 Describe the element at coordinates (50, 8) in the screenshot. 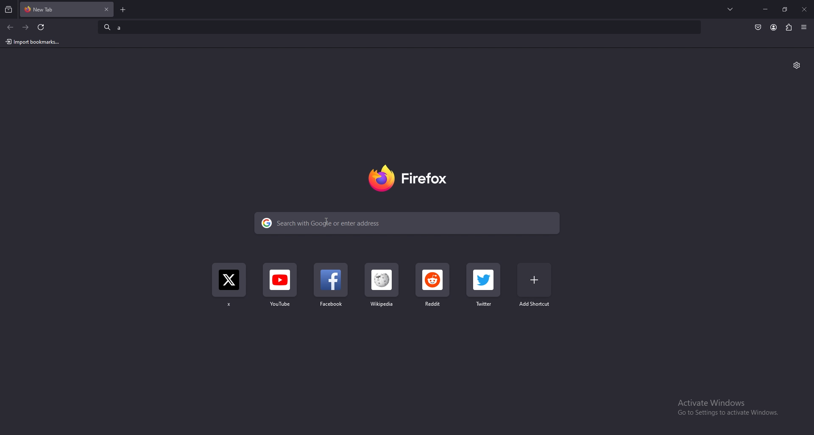

I see `tab` at that location.